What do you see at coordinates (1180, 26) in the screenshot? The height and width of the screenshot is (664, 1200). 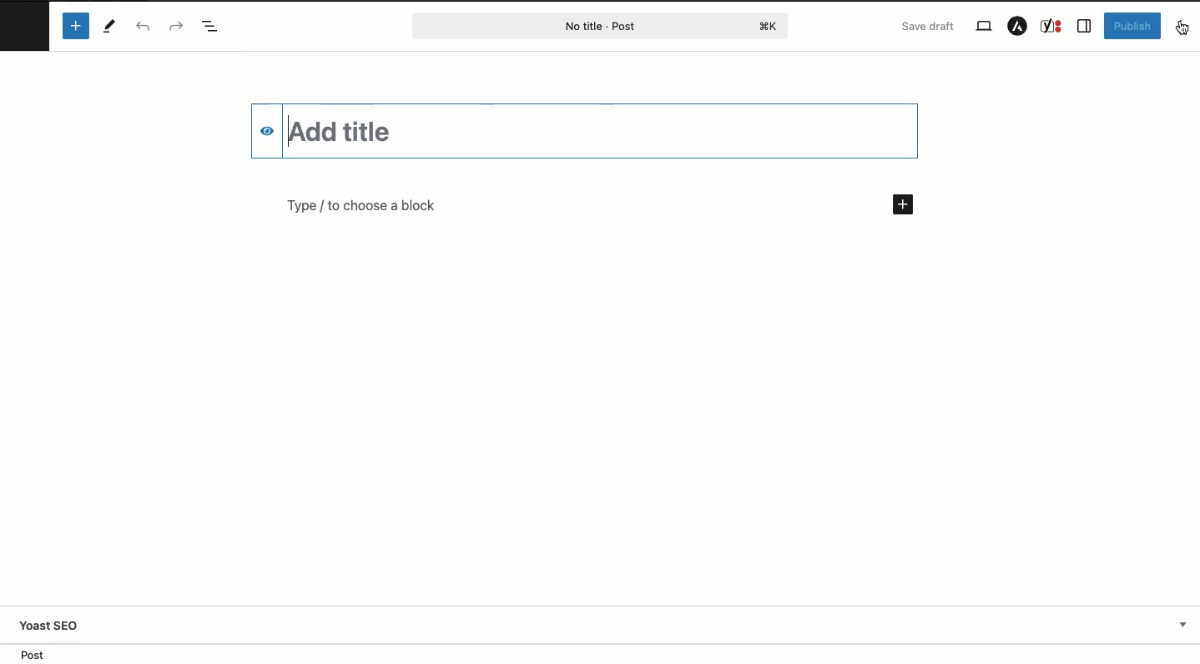 I see `Options` at bounding box center [1180, 26].